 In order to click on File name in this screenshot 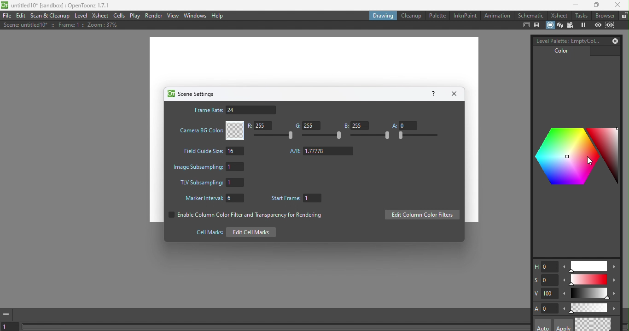, I will do `click(57, 6)`.